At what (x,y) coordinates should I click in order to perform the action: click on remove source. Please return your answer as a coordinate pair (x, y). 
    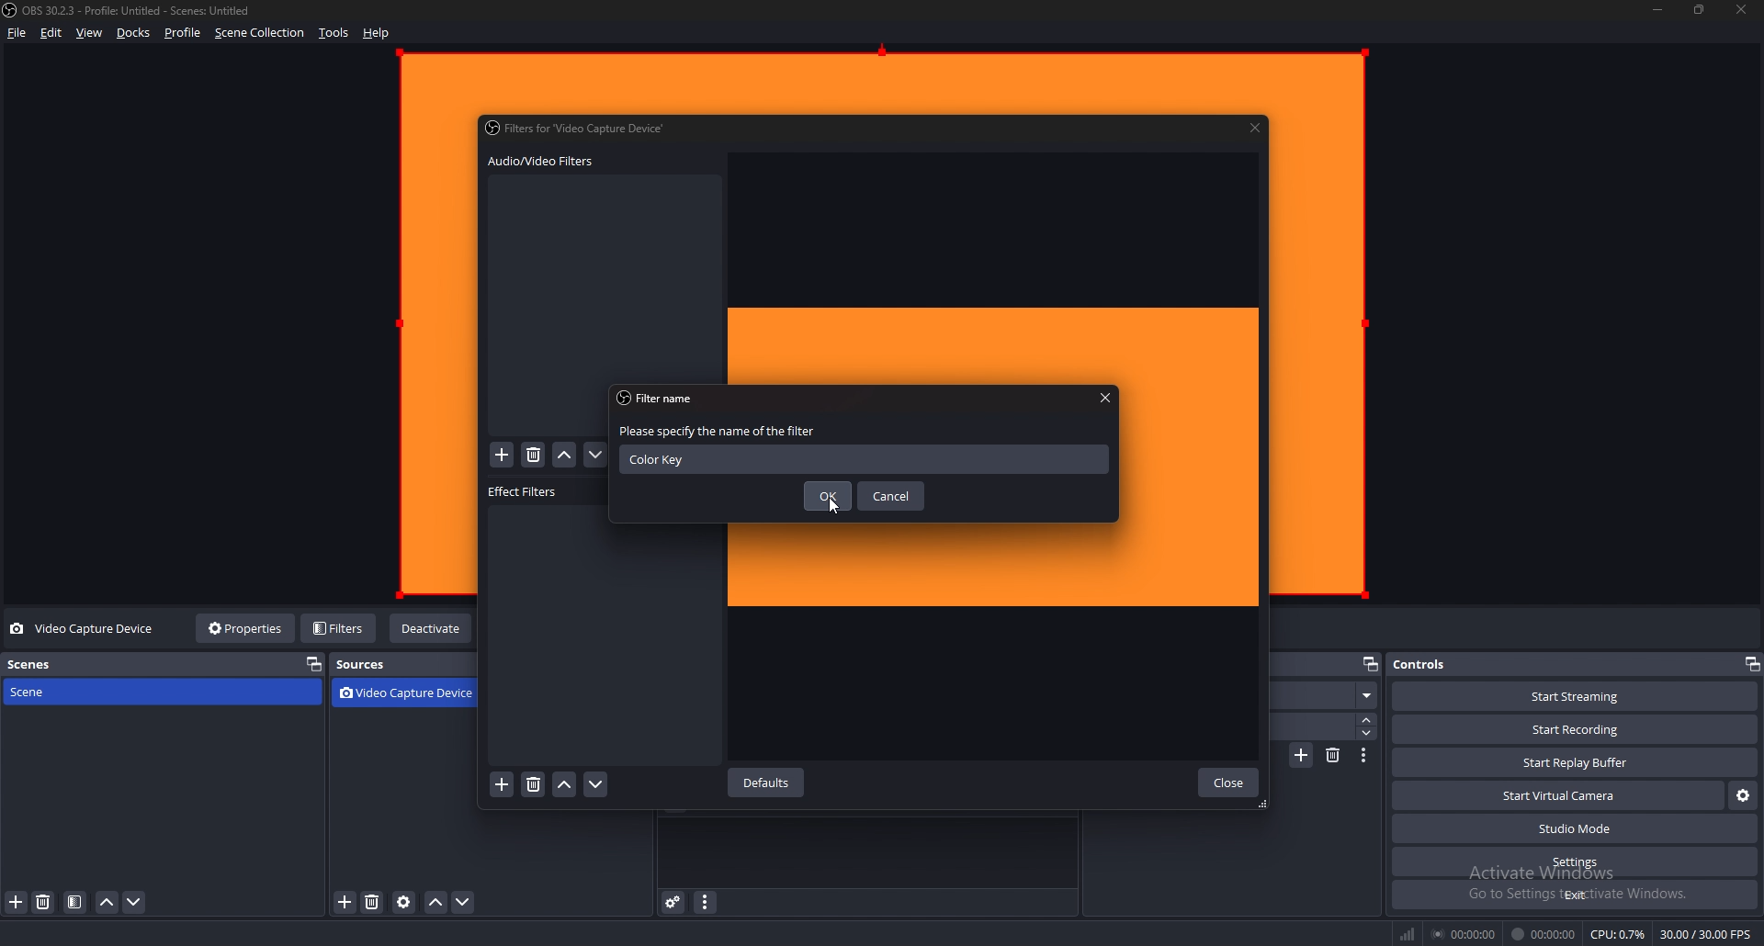
    Looking at the image, I should click on (372, 904).